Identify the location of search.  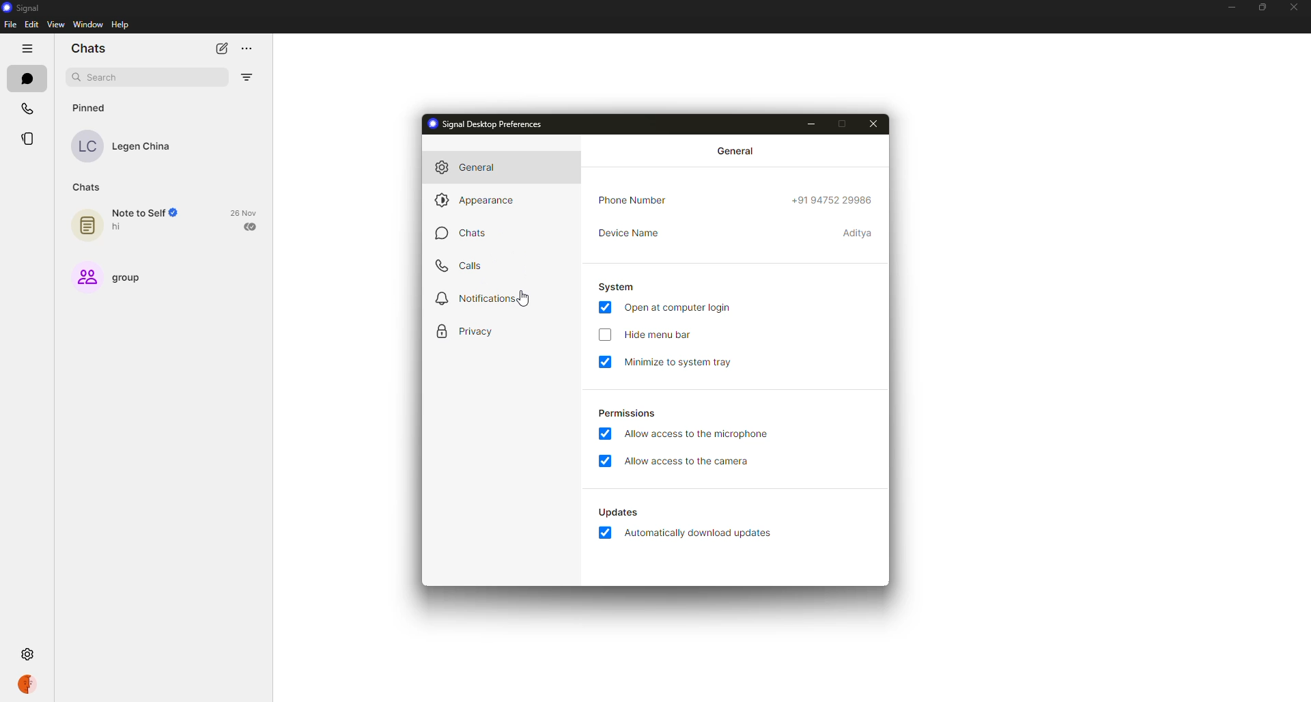
(107, 76).